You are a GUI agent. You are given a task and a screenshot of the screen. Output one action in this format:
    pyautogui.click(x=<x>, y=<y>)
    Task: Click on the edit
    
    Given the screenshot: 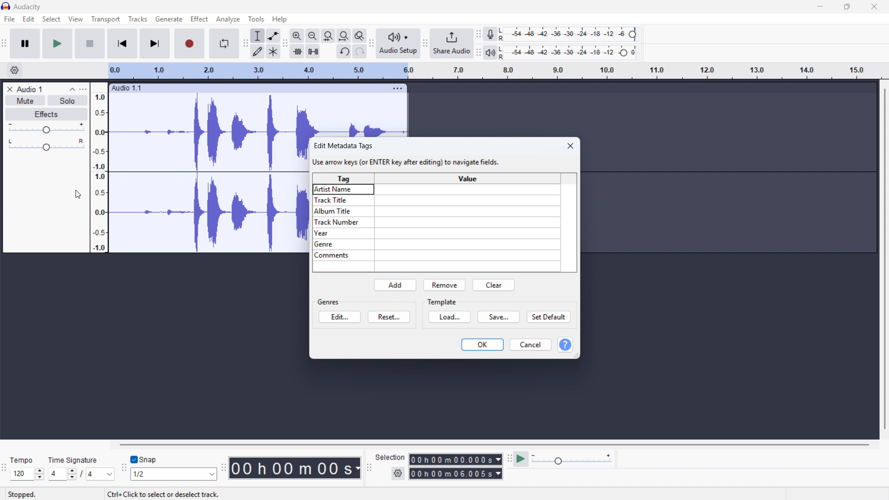 What is the action you would take?
    pyautogui.click(x=339, y=317)
    